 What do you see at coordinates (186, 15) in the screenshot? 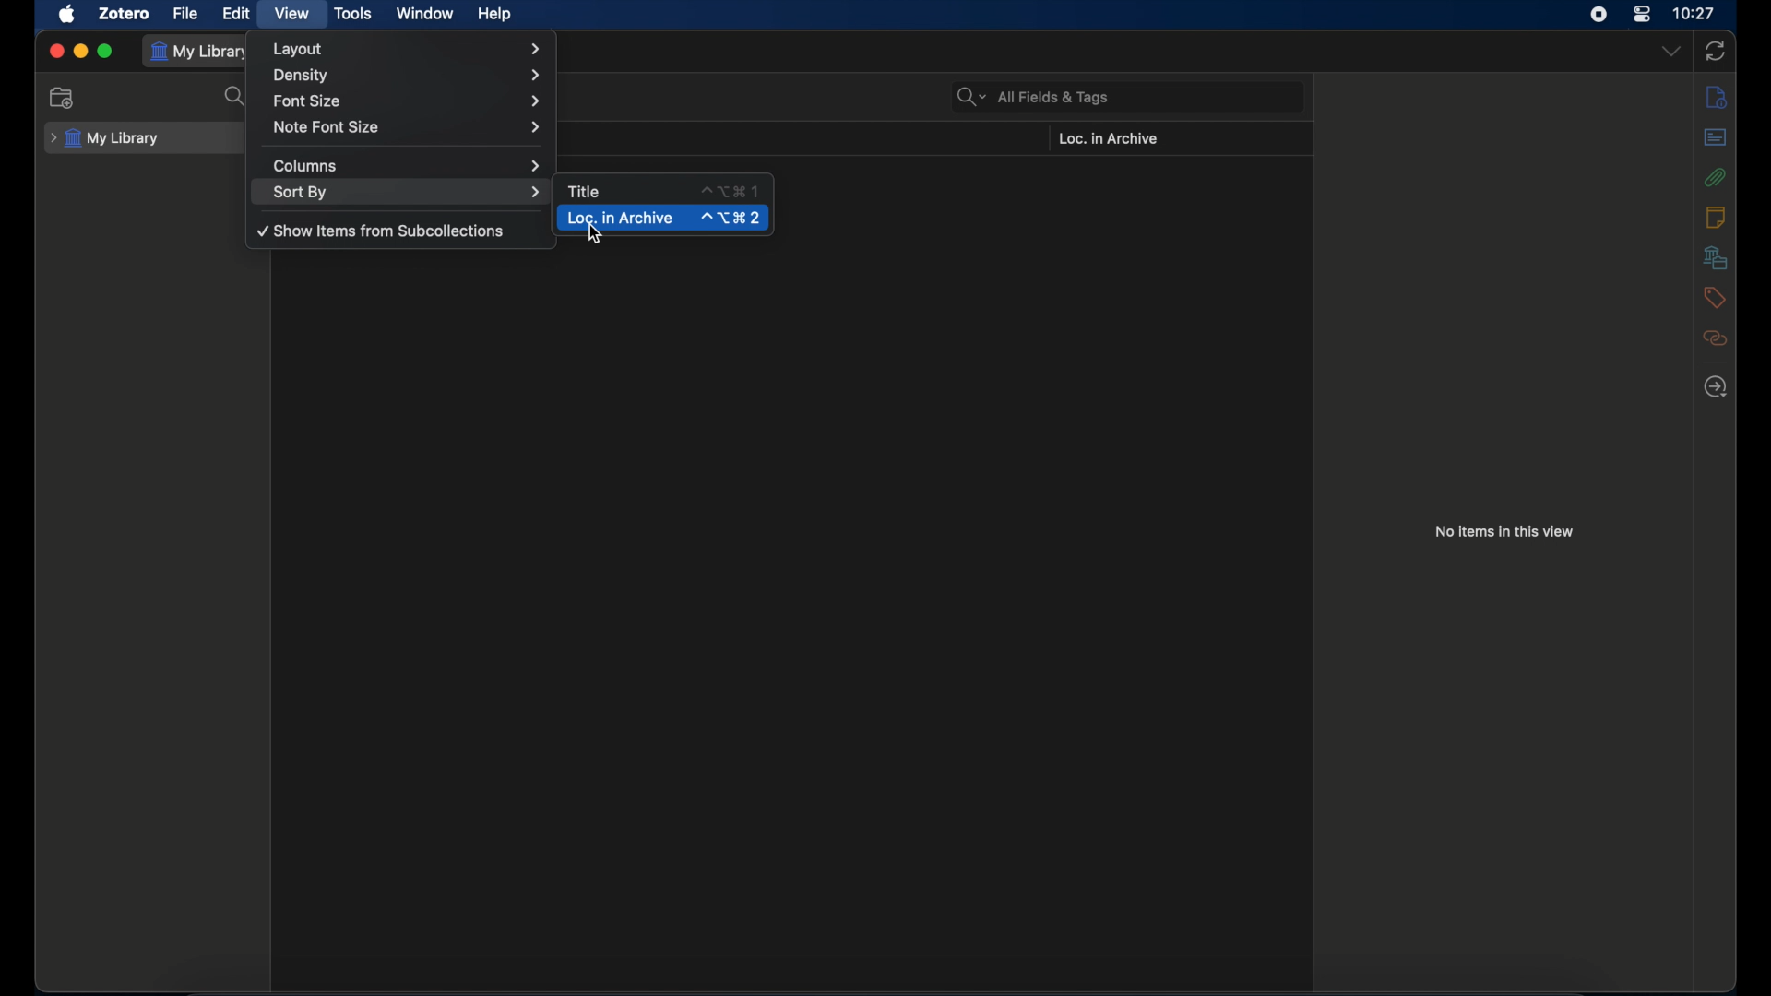
I see `file` at bounding box center [186, 15].